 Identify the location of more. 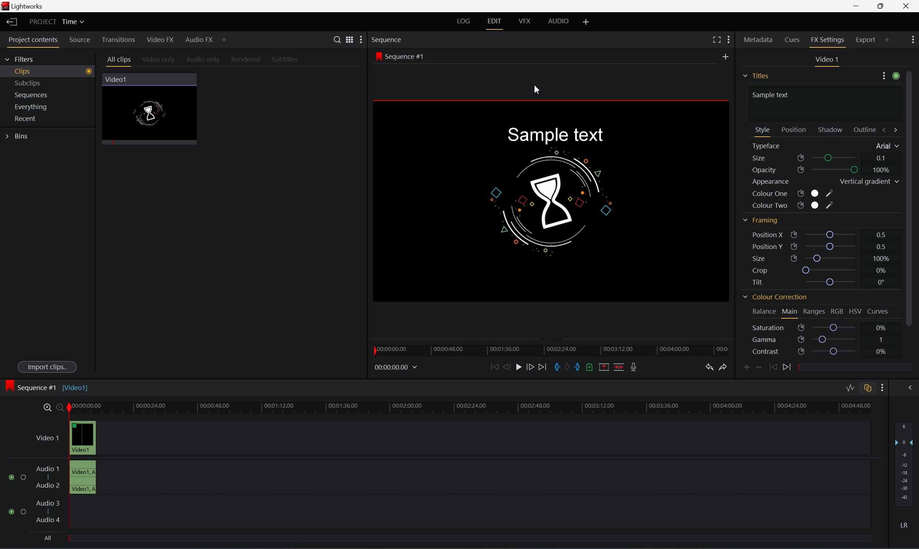
(913, 38).